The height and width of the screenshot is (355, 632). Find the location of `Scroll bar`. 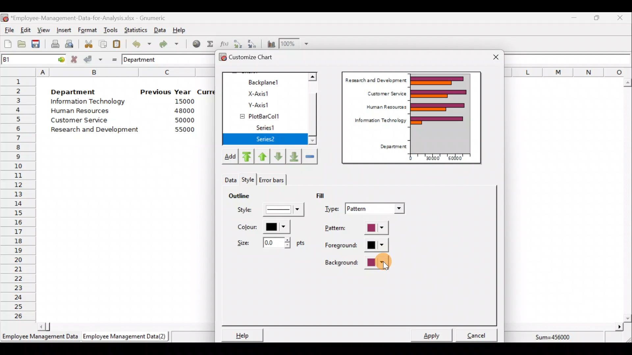

Scroll bar is located at coordinates (627, 200).